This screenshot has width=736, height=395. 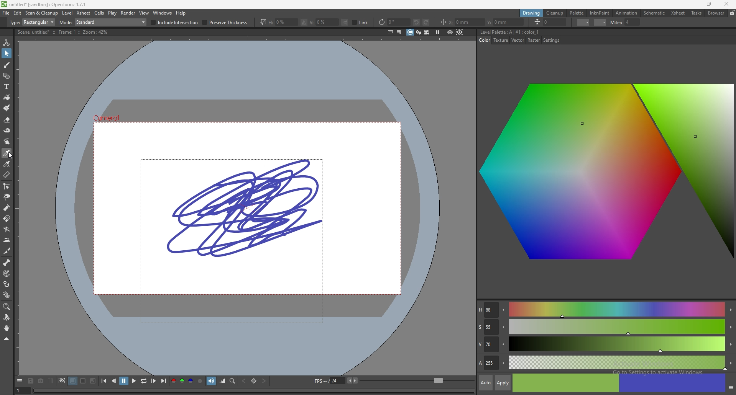 I want to click on snapshot, so click(x=40, y=381).